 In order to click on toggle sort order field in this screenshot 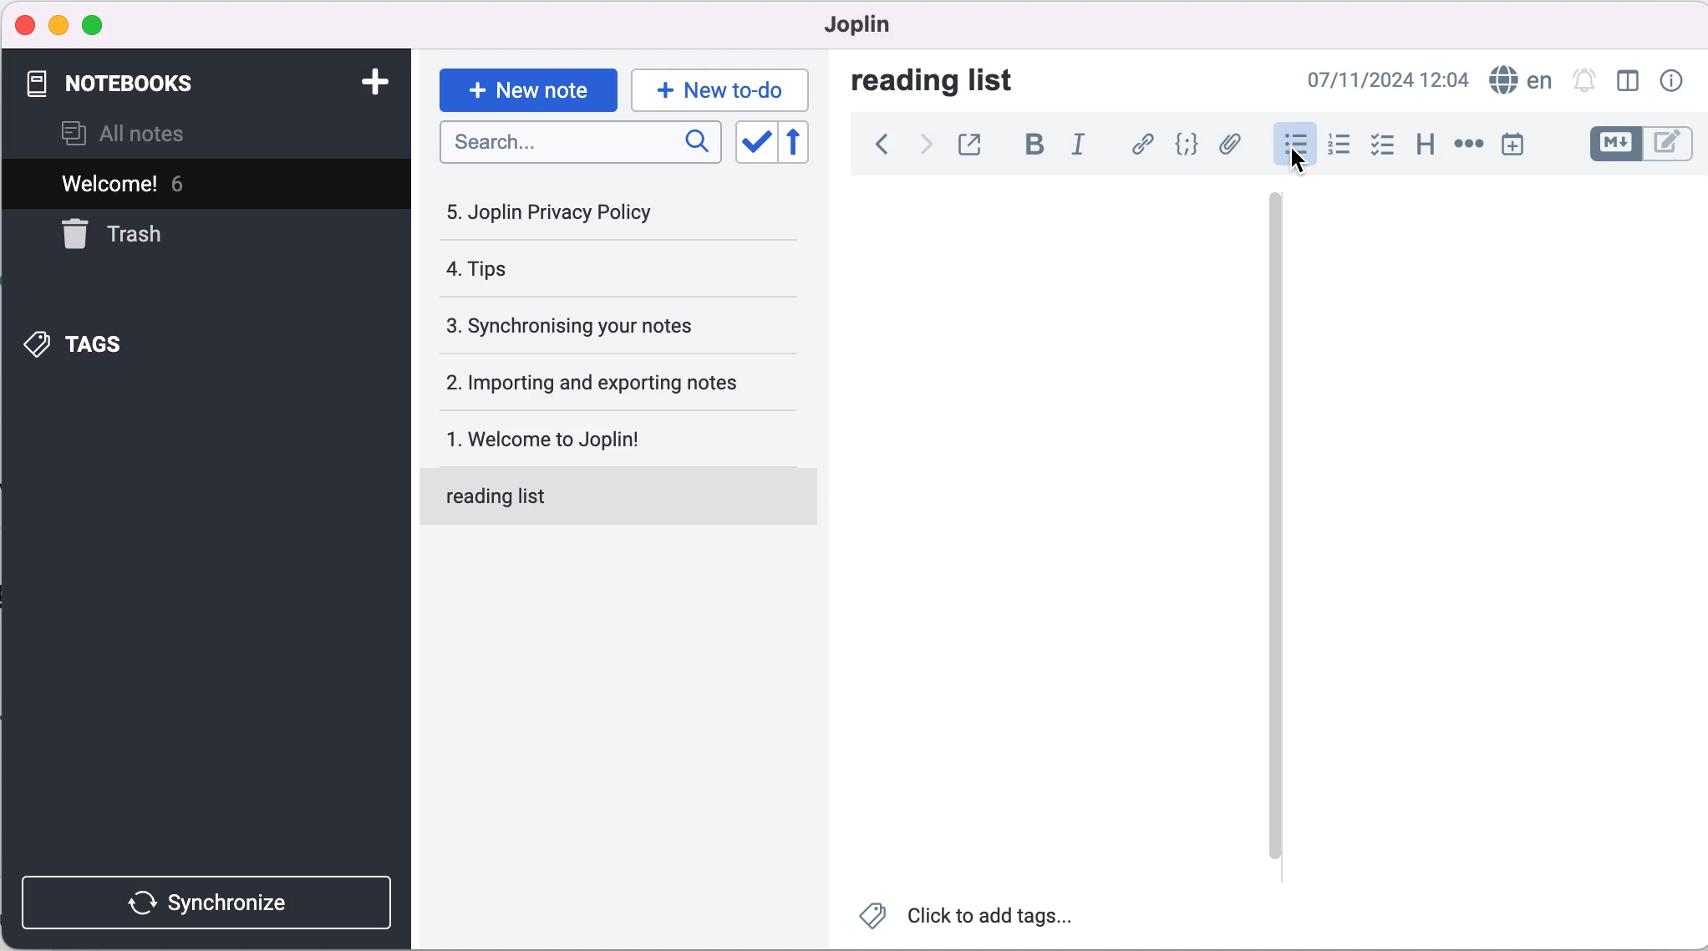, I will do `click(756, 144)`.